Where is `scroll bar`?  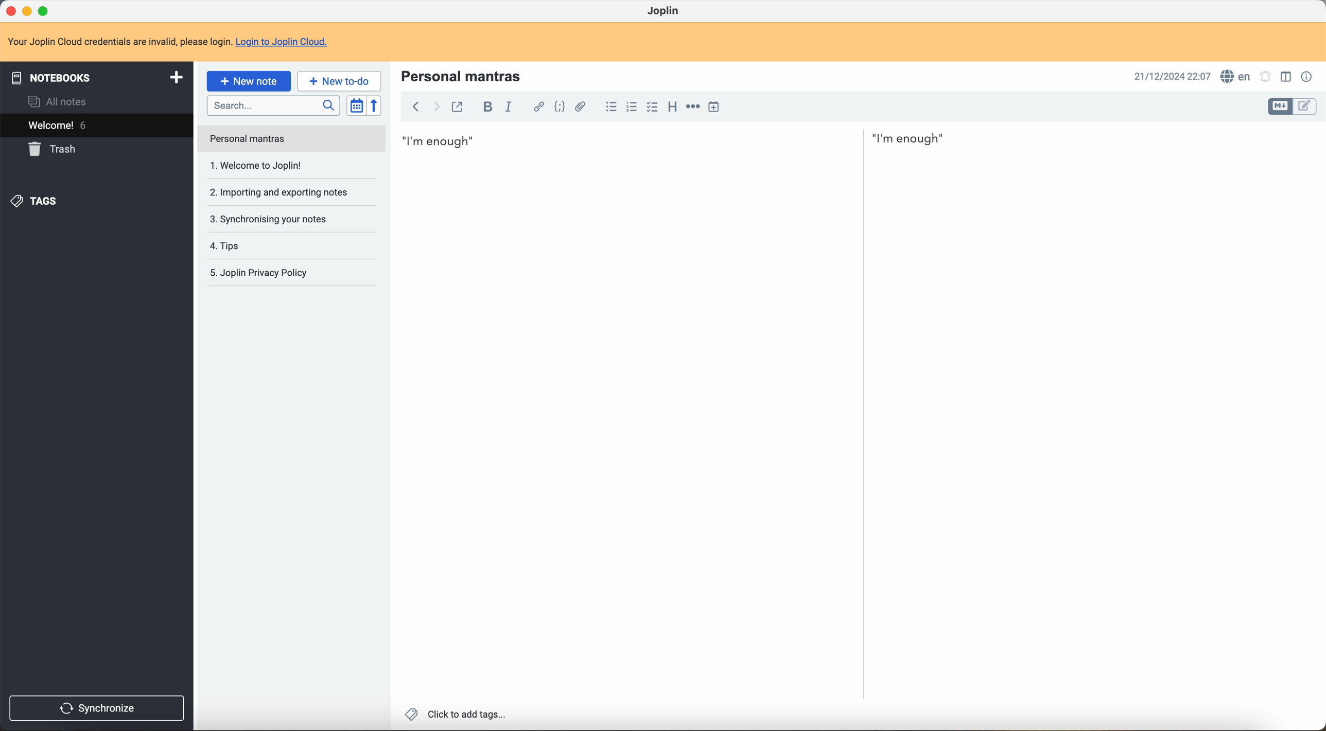
scroll bar is located at coordinates (861, 327).